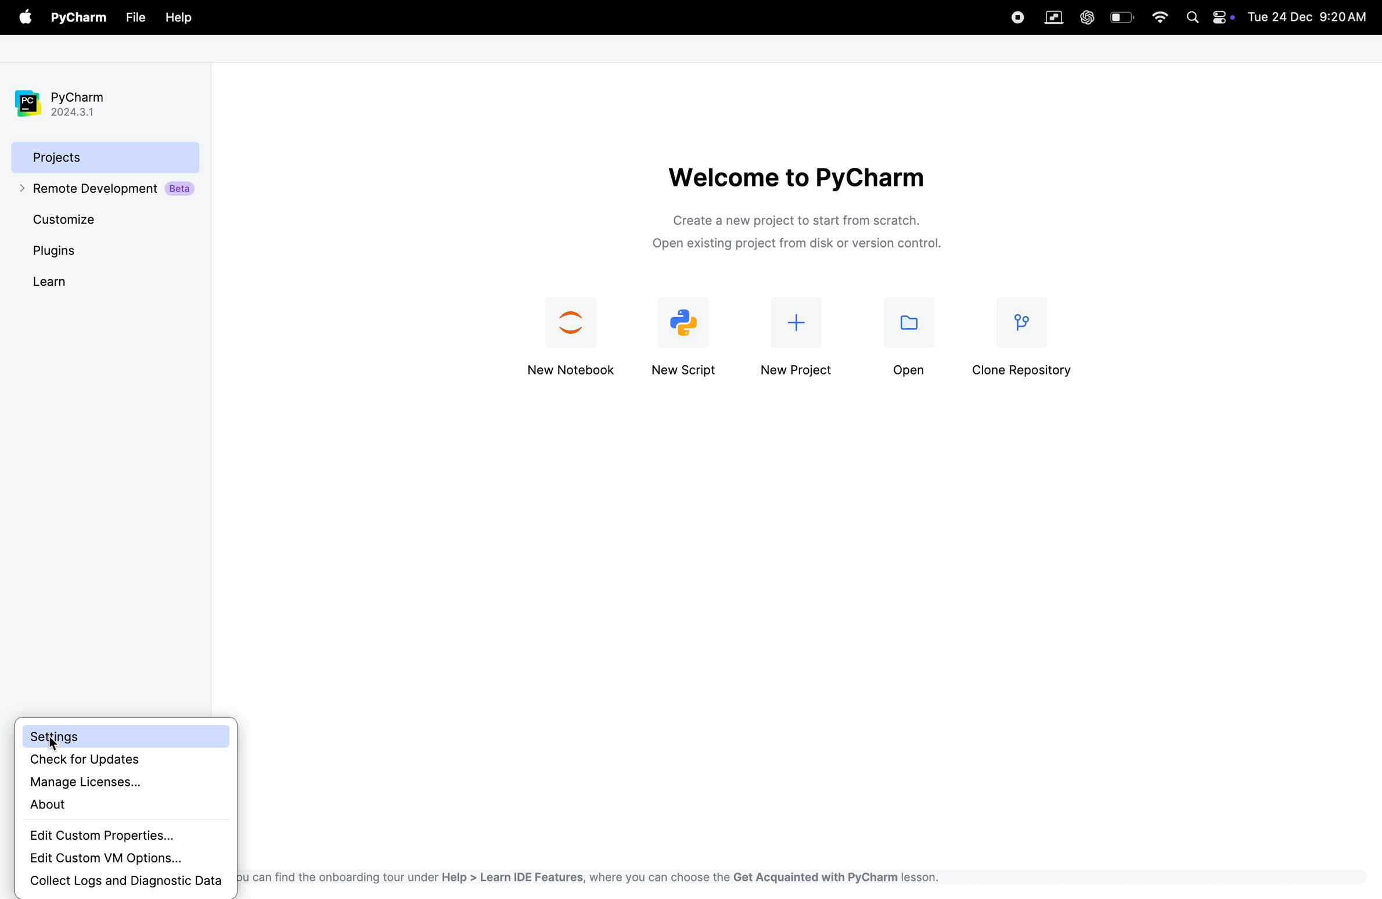 The image size is (1382, 899). Describe the element at coordinates (117, 837) in the screenshot. I see `edit custom properties` at that location.